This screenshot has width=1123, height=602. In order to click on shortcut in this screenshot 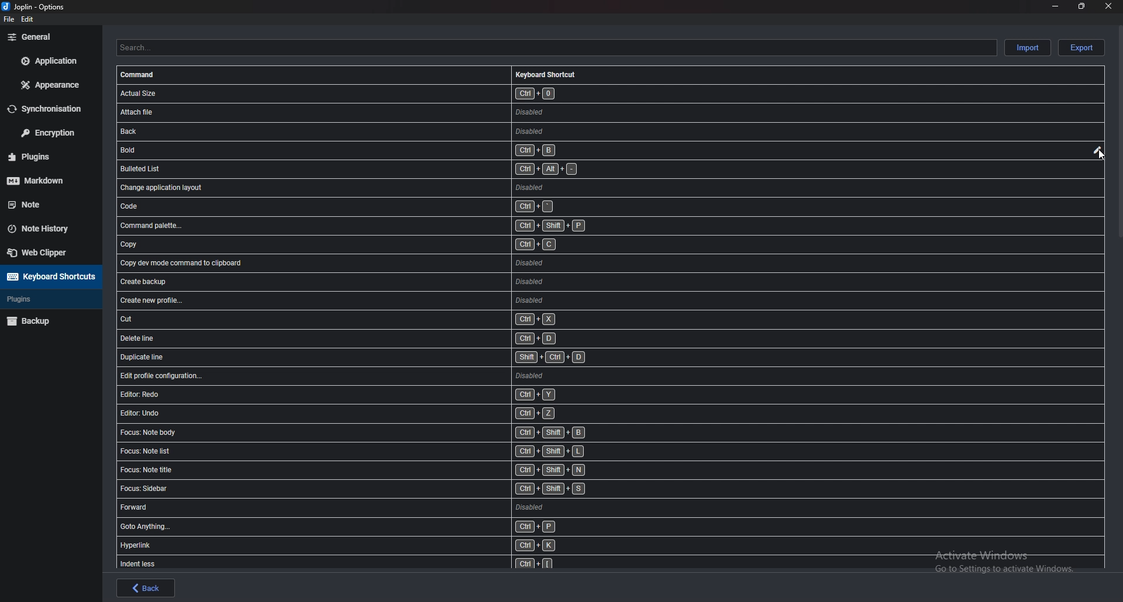, I will do `click(381, 563)`.